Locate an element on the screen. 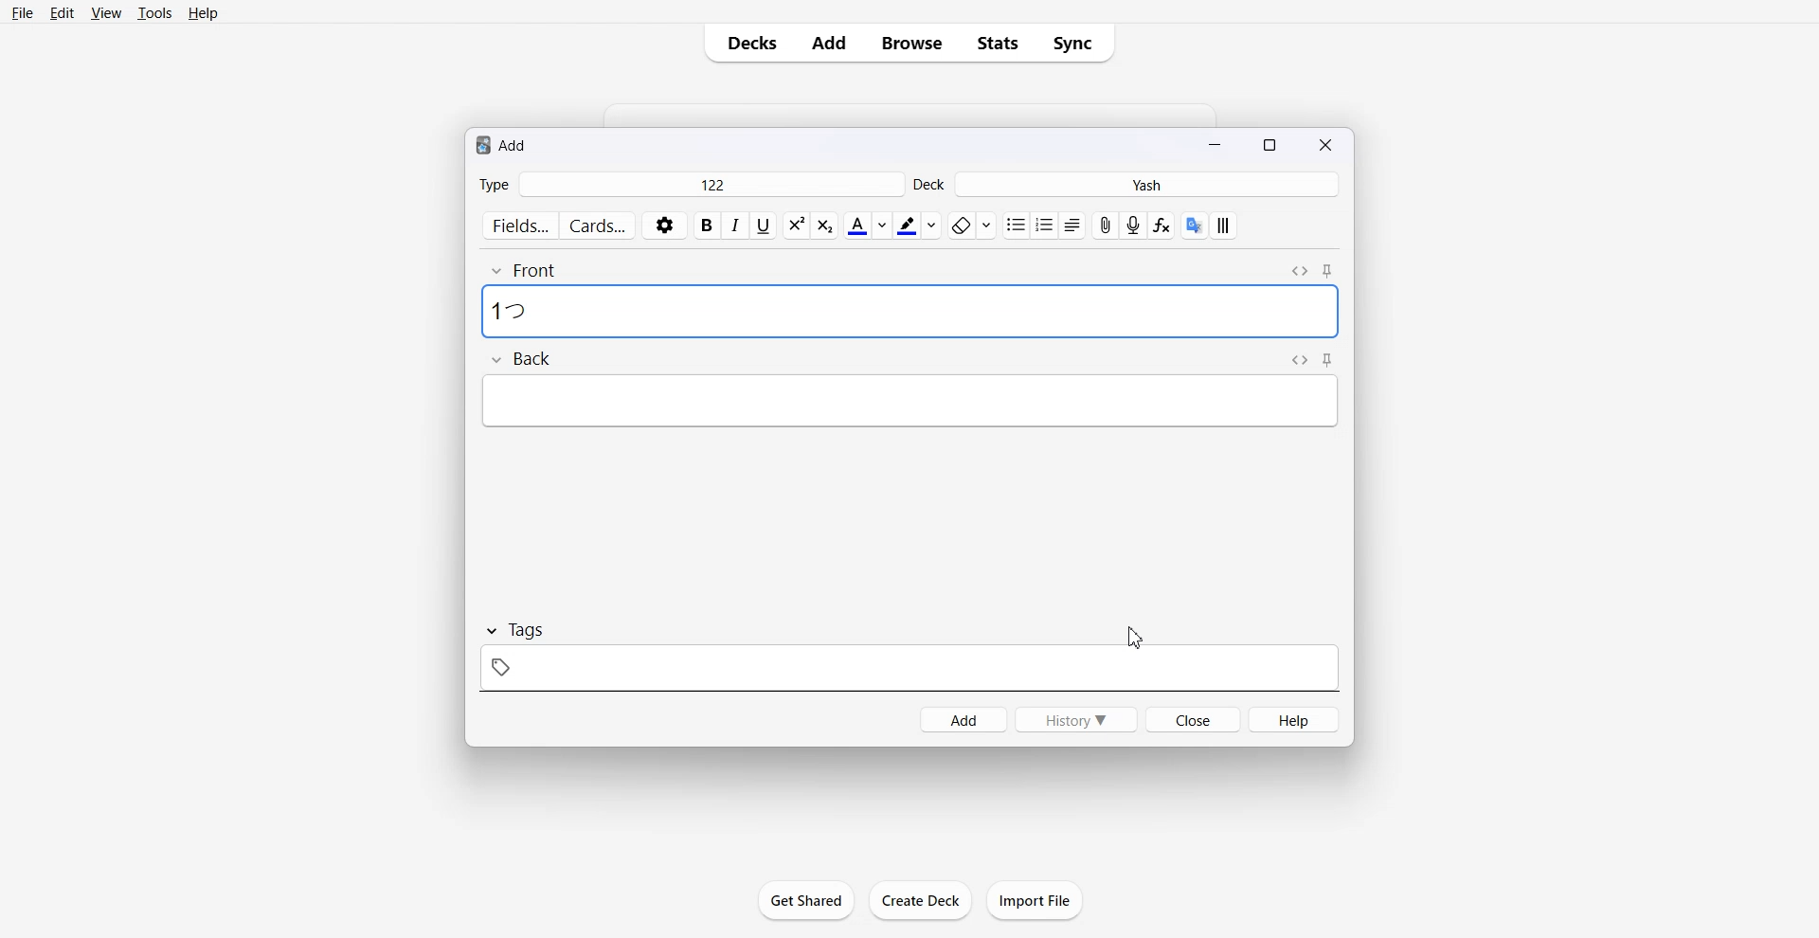 The image size is (1819, 938). Add is located at coordinates (829, 43).